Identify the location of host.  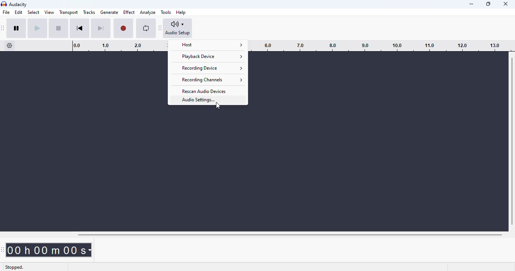
(207, 45).